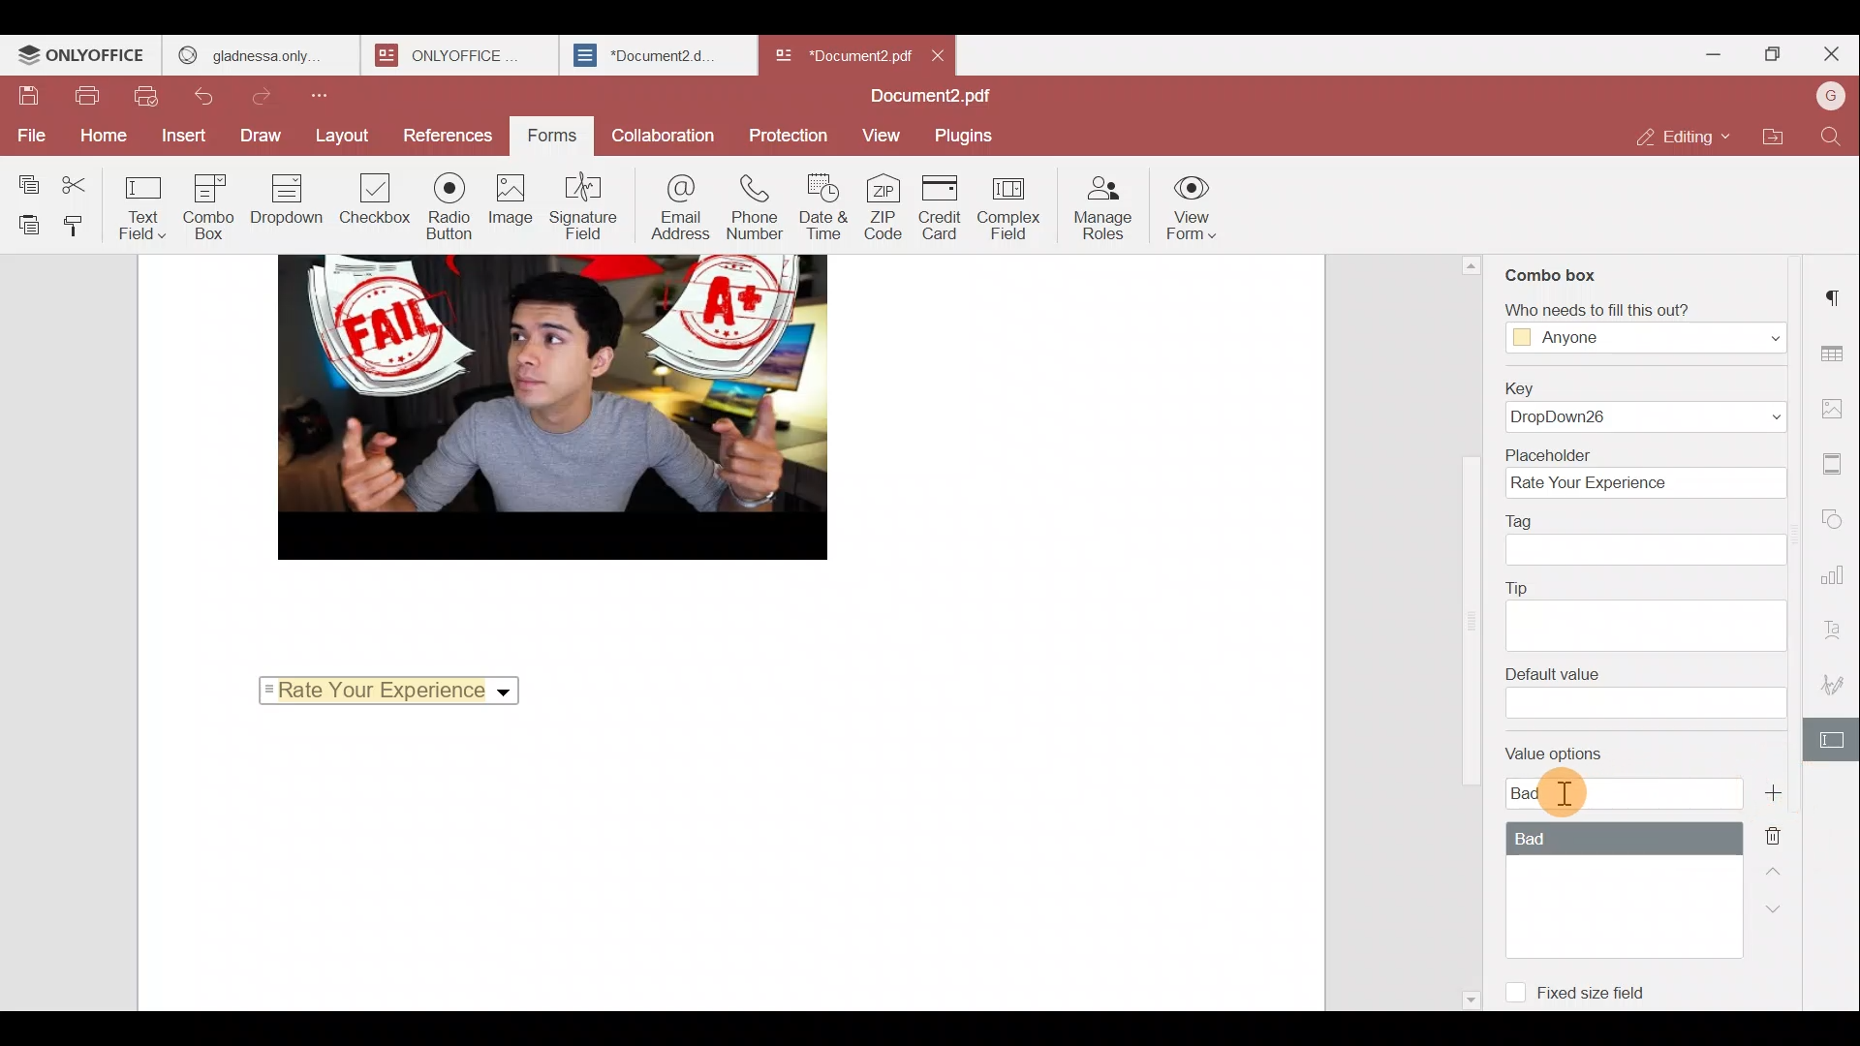 This screenshot has width=1860, height=1046. I want to click on Close, so click(1831, 54).